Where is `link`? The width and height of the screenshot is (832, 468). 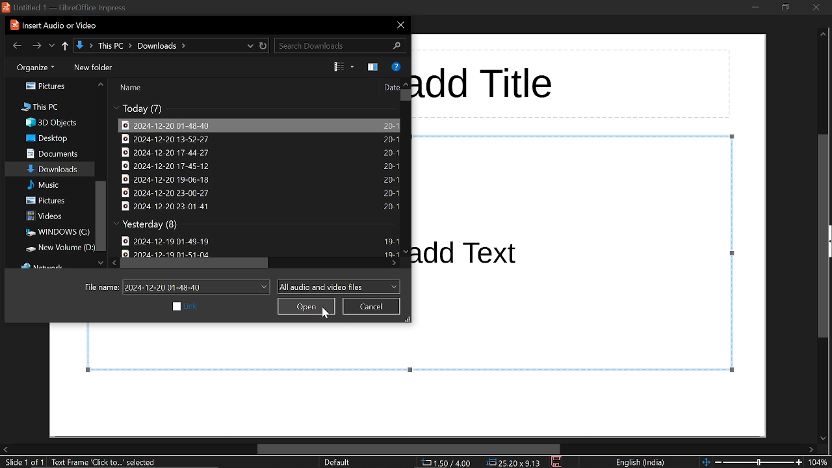
link is located at coordinates (184, 307).